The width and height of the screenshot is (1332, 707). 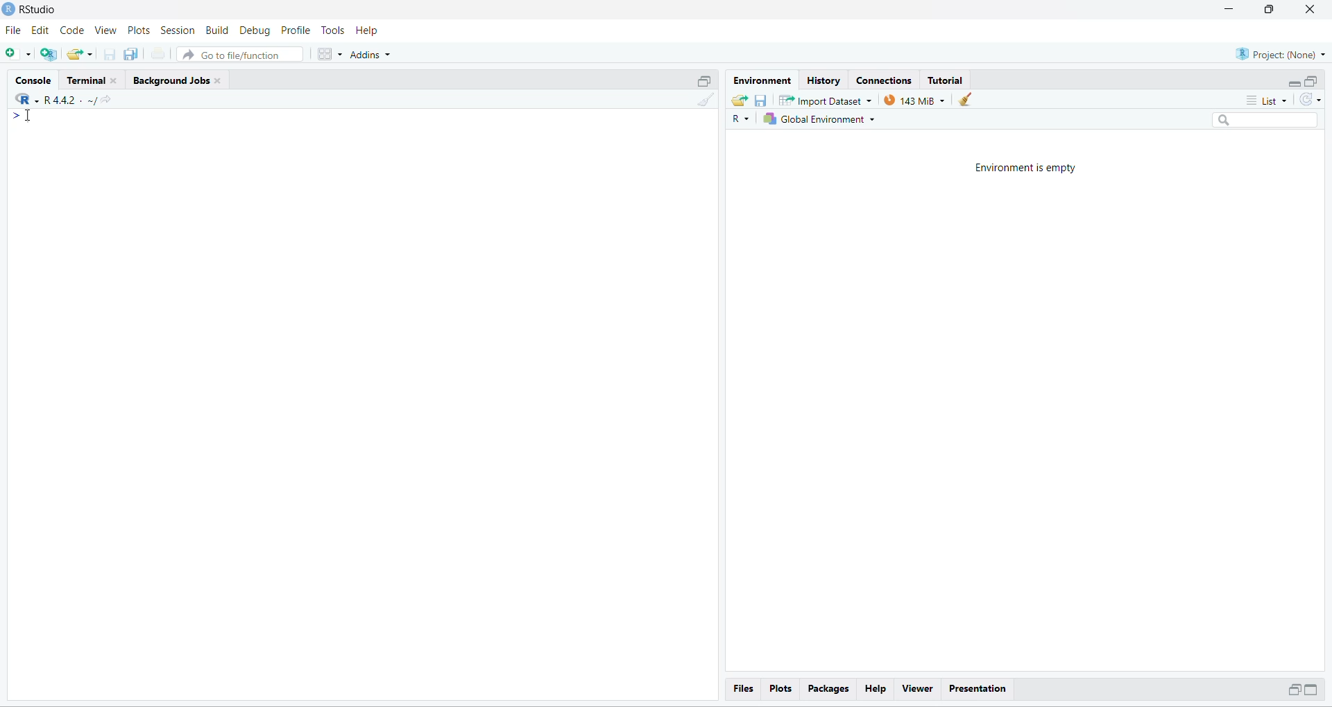 I want to click on search box, so click(x=1268, y=120).